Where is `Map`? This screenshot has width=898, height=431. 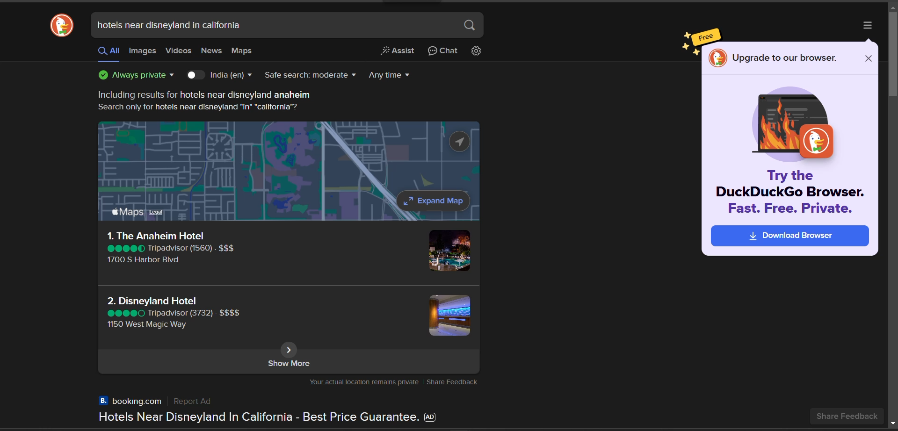
Map is located at coordinates (289, 172).